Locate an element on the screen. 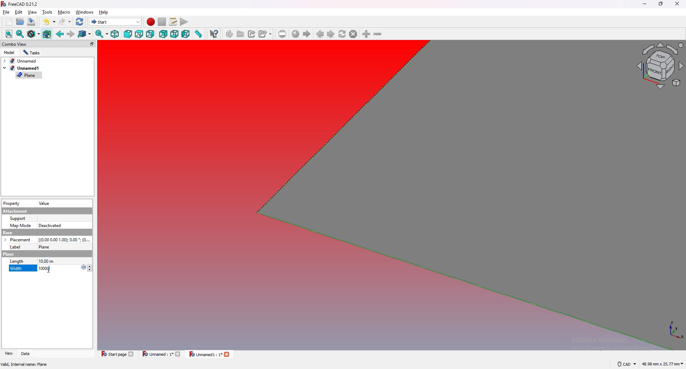  undo is located at coordinates (49, 21).